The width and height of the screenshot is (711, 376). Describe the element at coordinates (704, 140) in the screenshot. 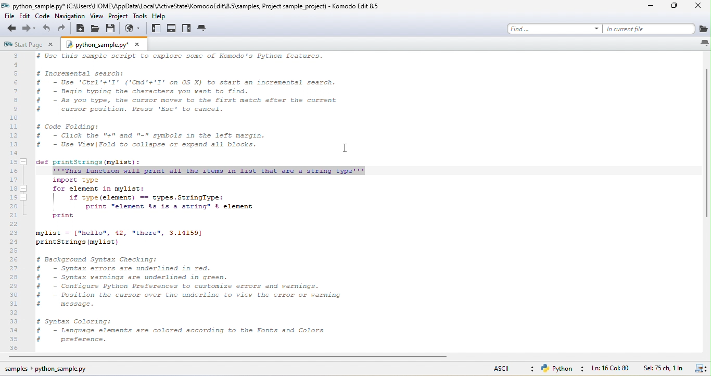

I see `vertical scroll bar` at that location.